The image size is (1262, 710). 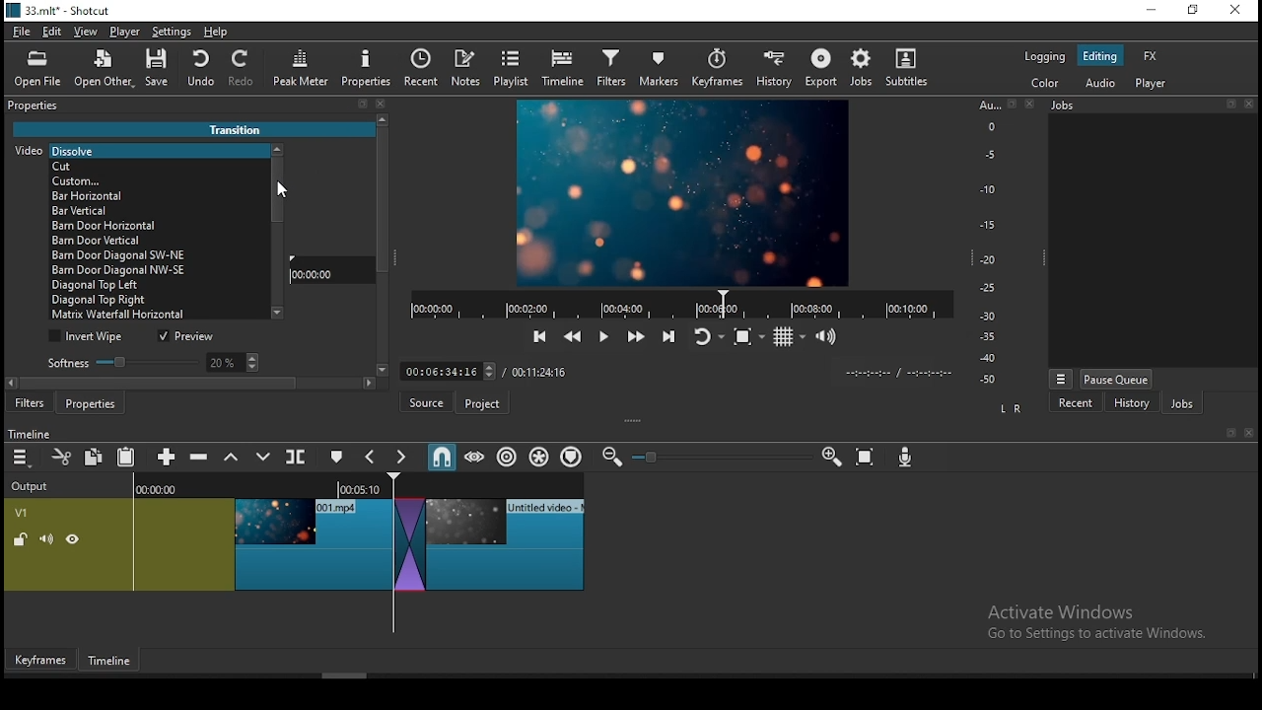 I want to click on transition option, so click(x=157, y=255).